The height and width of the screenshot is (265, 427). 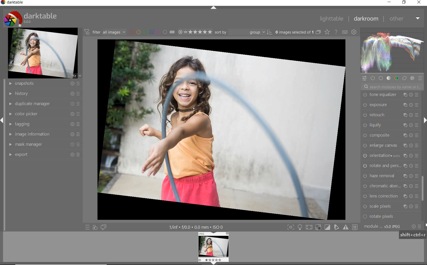 What do you see at coordinates (43, 53) in the screenshot?
I see `image` at bounding box center [43, 53].